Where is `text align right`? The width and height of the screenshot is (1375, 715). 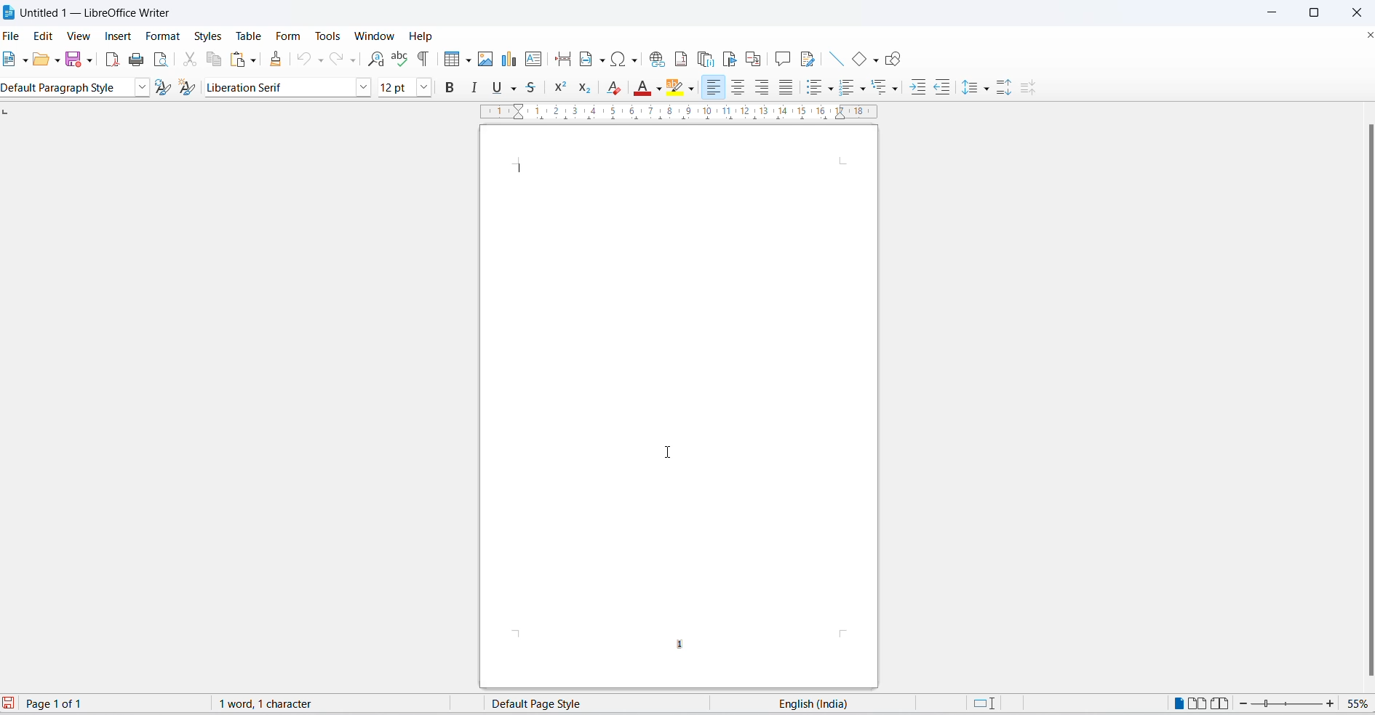 text align right is located at coordinates (762, 89).